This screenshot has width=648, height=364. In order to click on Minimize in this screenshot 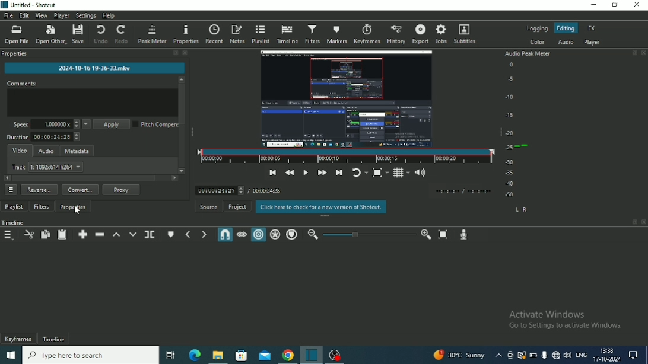, I will do `click(592, 5)`.